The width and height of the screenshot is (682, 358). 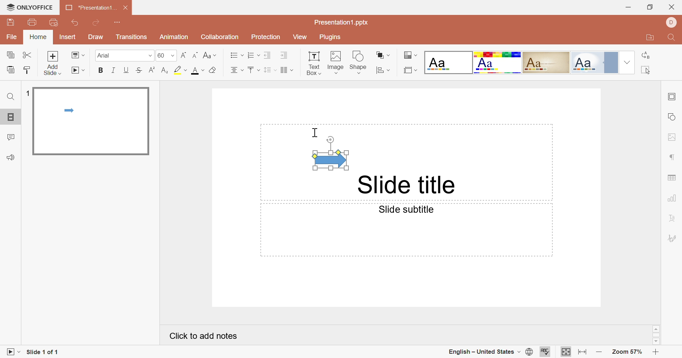 I want to click on Decrease indent, so click(x=268, y=55).